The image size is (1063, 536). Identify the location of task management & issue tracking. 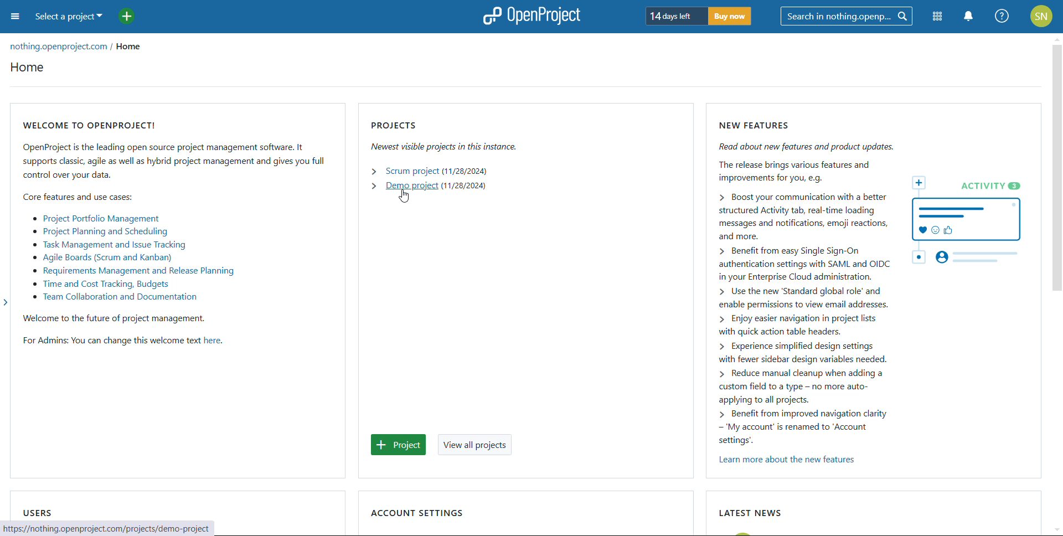
(107, 244).